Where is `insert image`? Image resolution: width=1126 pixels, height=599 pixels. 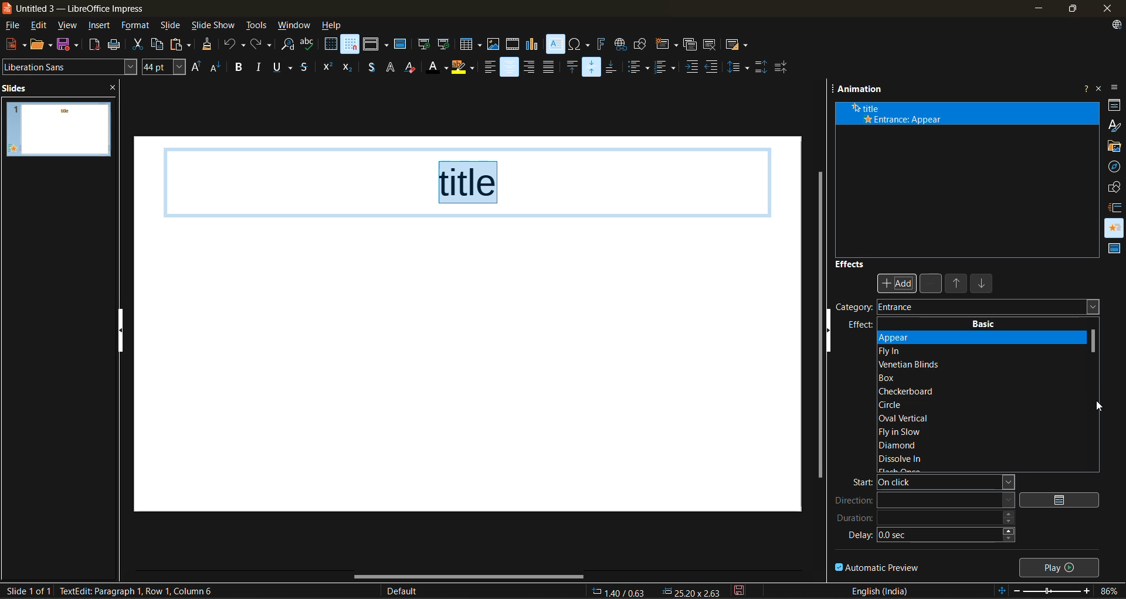
insert image is located at coordinates (496, 45).